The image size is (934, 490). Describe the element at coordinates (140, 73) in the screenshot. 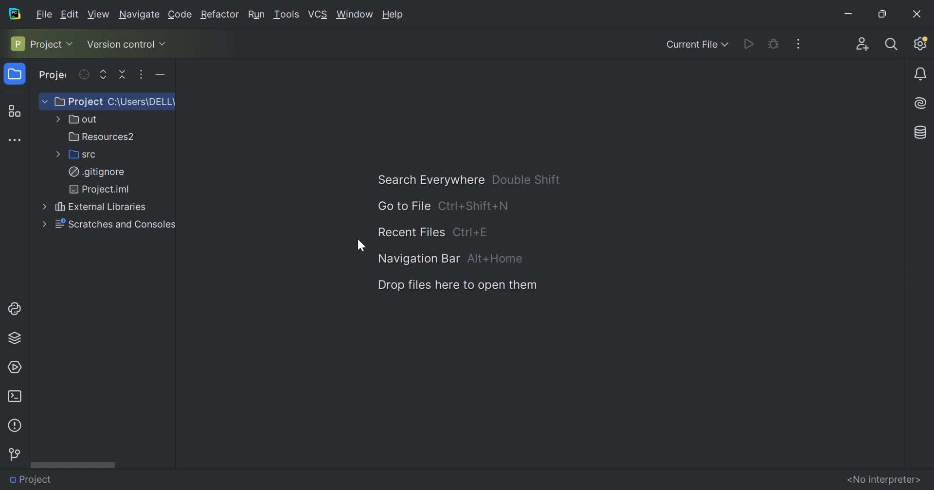

I see `Options` at that location.